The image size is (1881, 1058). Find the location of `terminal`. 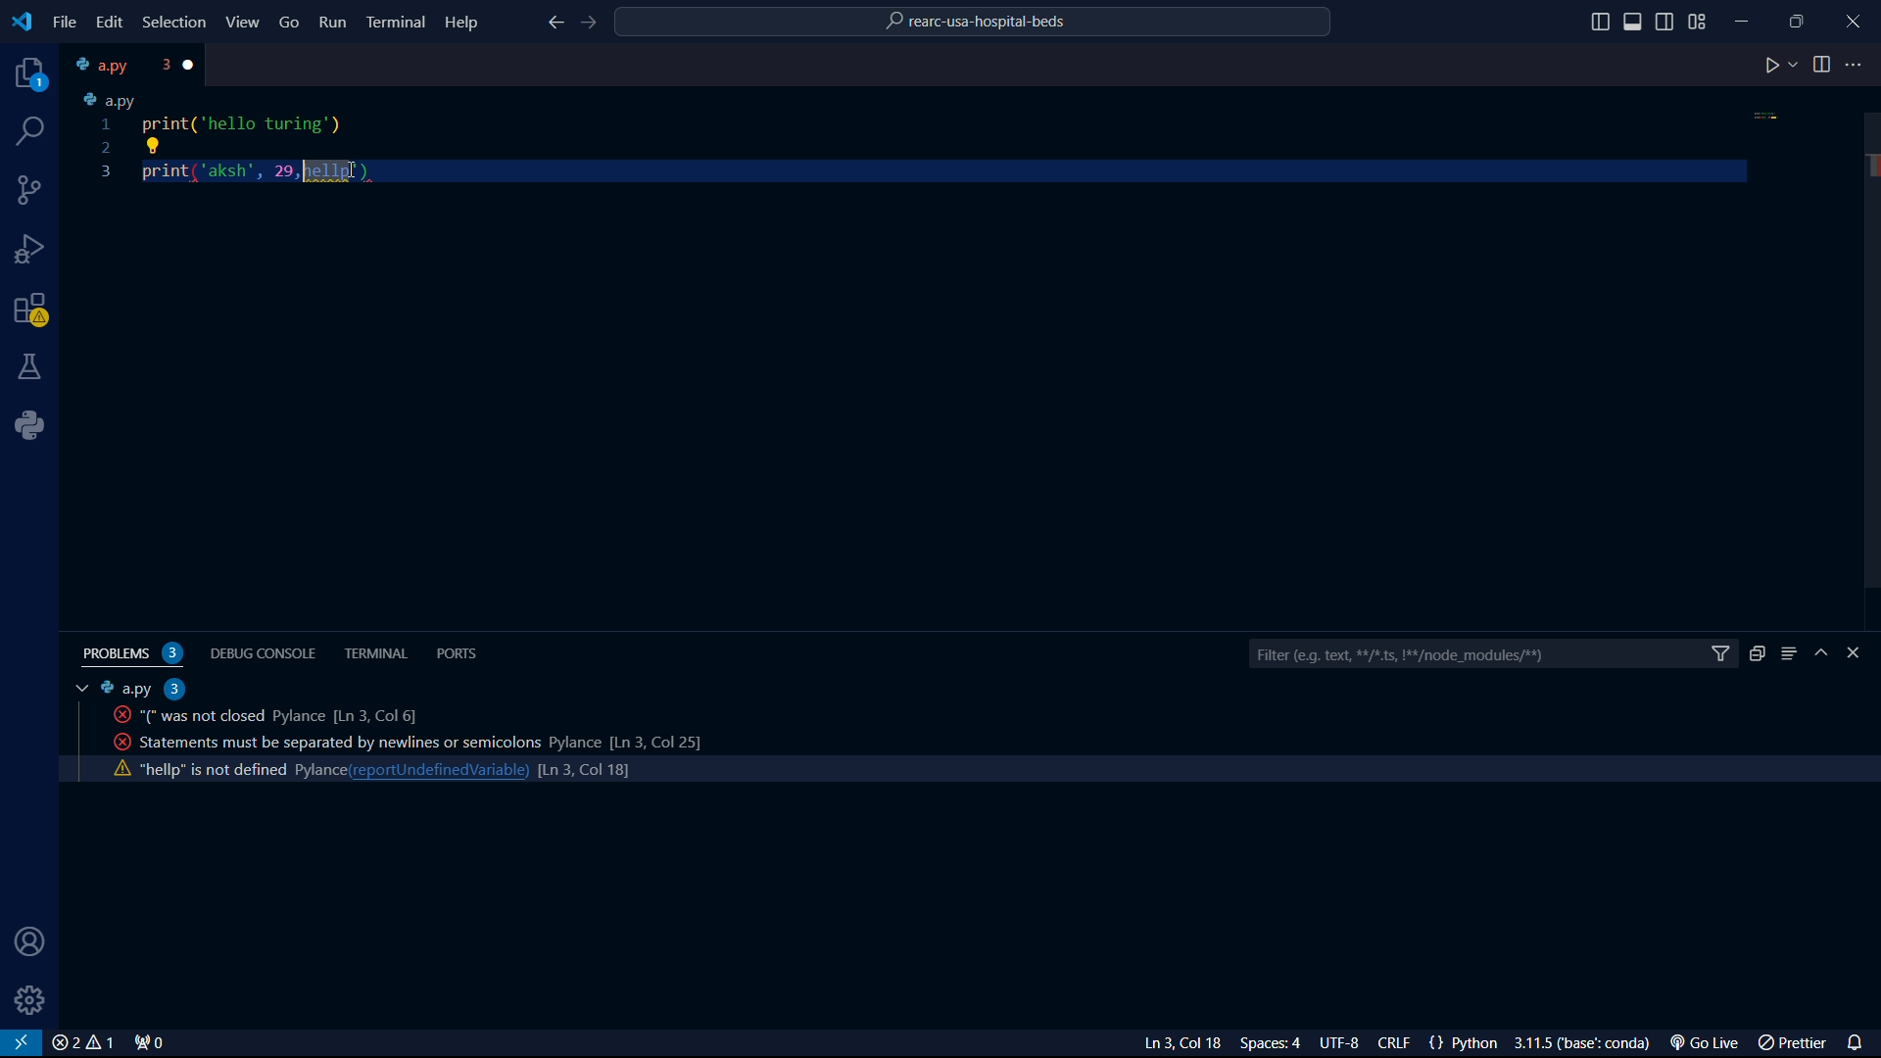

terminal is located at coordinates (377, 653).